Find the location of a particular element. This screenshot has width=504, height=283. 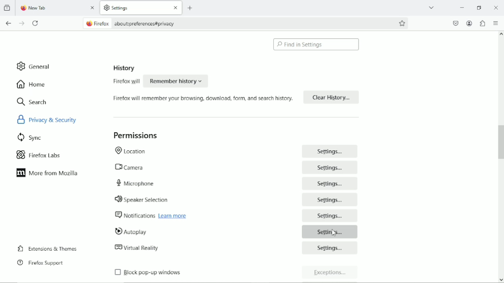

Open application menu is located at coordinates (497, 22).